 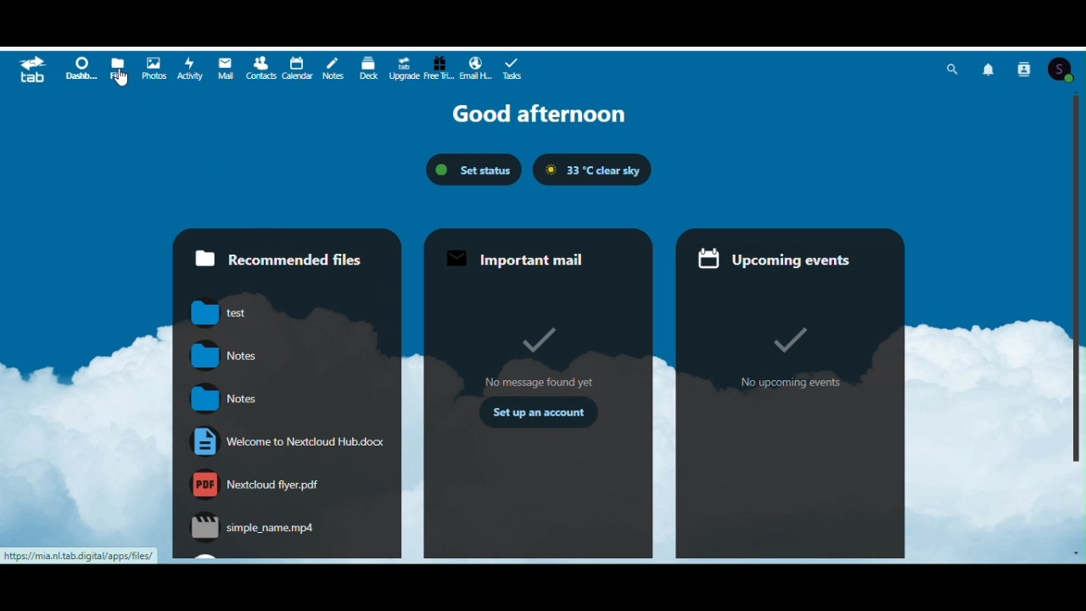 I want to click on Free trial, so click(x=439, y=65).